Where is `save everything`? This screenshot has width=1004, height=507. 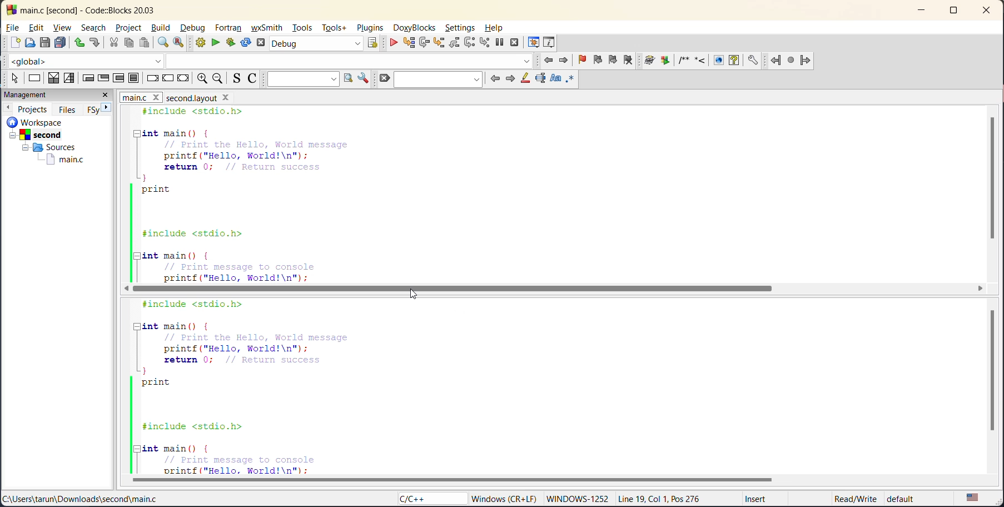
save everything is located at coordinates (61, 43).